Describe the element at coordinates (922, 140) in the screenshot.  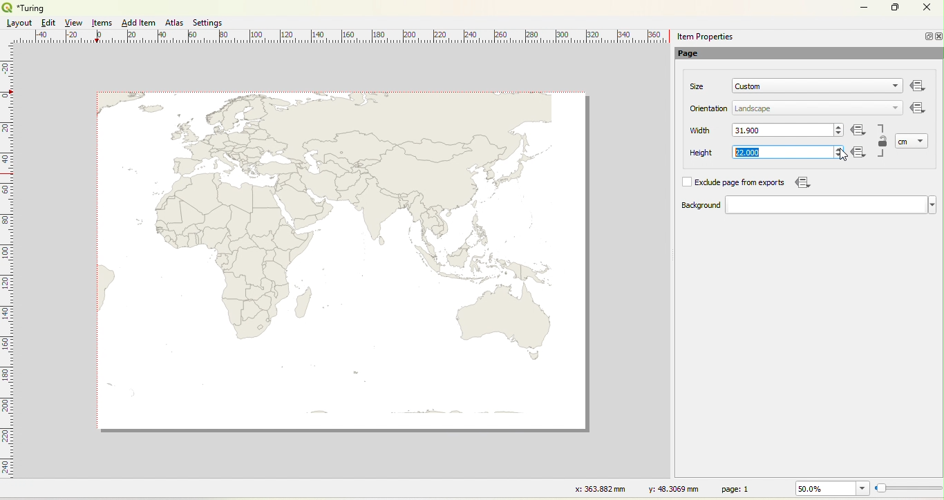
I see `dropdown` at that location.